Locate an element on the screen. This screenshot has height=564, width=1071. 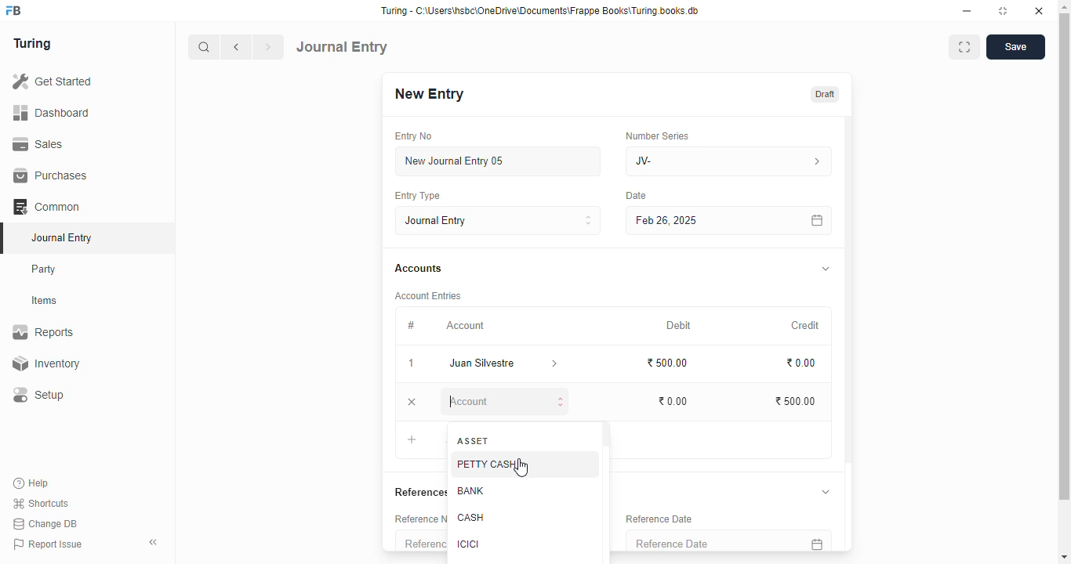
draft is located at coordinates (823, 94).